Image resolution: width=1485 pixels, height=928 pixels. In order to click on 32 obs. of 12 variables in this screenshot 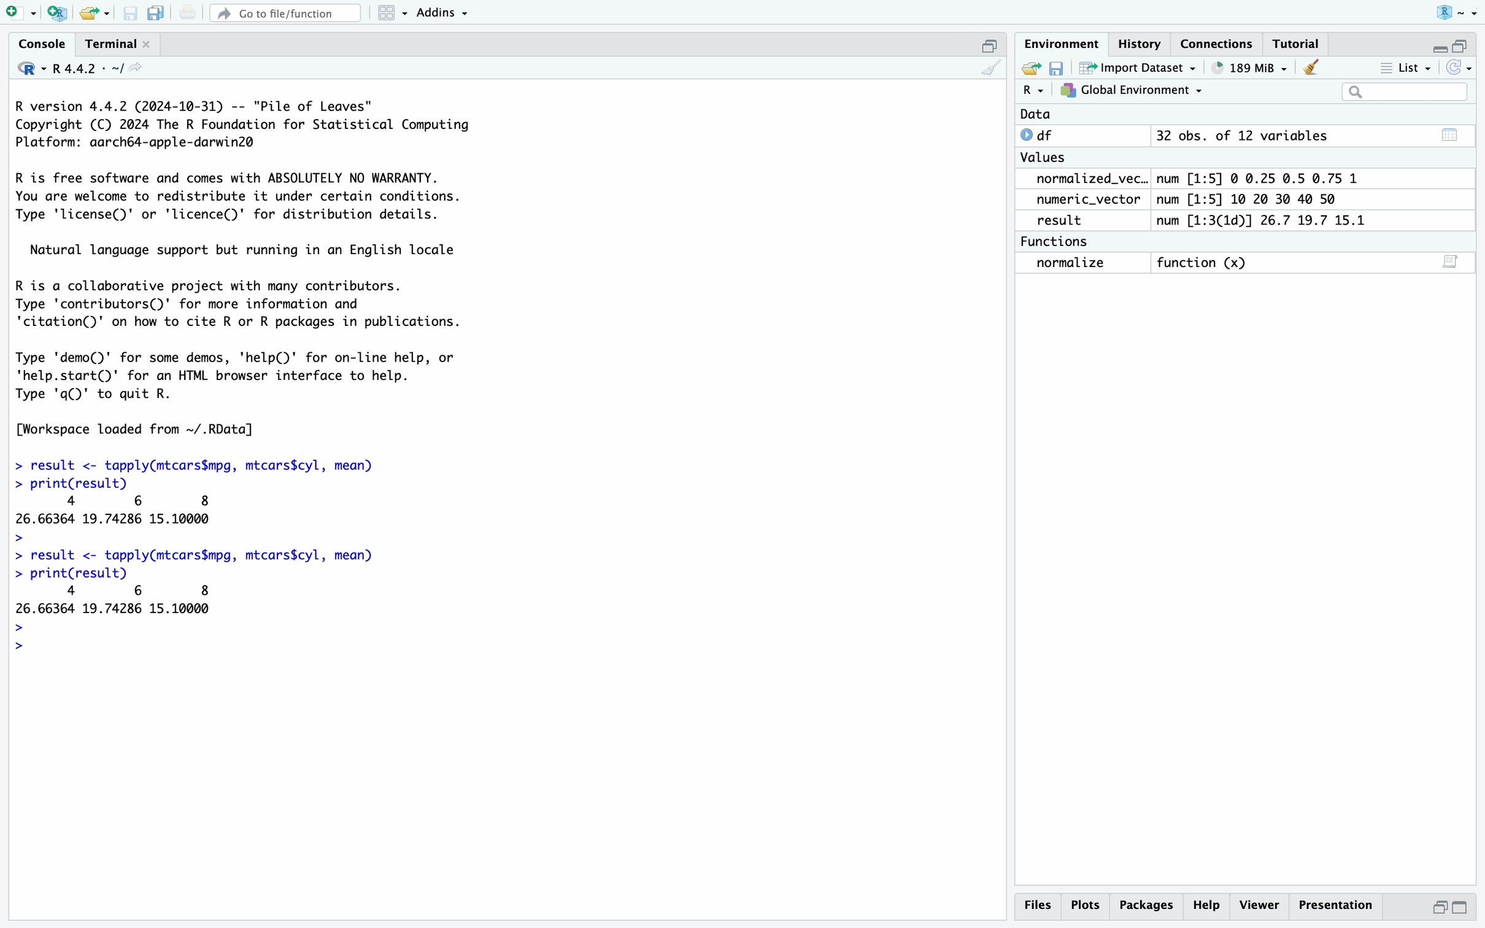, I will do `click(1244, 136)`.